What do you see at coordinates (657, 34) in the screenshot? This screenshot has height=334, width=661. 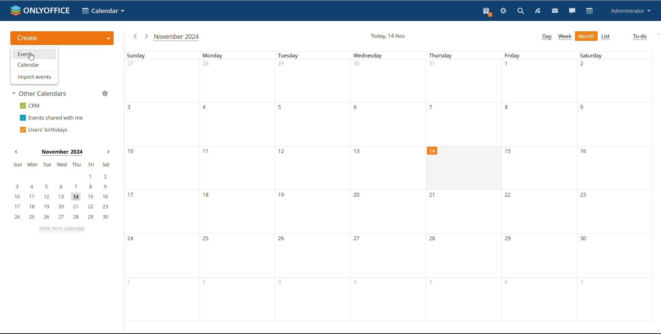 I see `scroll up` at bounding box center [657, 34].